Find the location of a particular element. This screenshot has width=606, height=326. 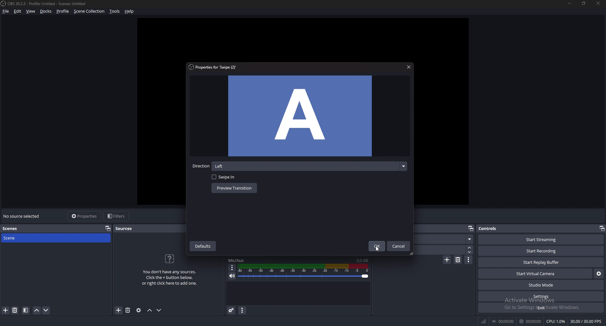

virtual camera options is located at coordinates (599, 273).